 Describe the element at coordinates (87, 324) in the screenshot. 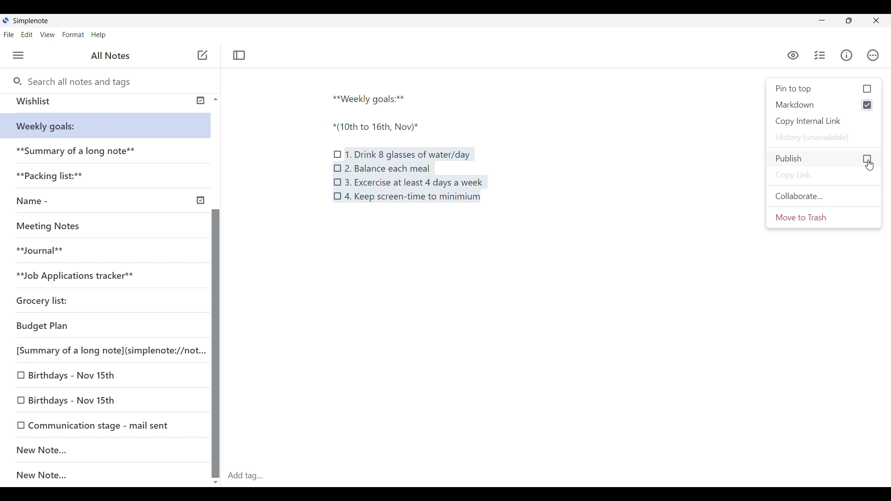

I see `Budget Plan` at that location.